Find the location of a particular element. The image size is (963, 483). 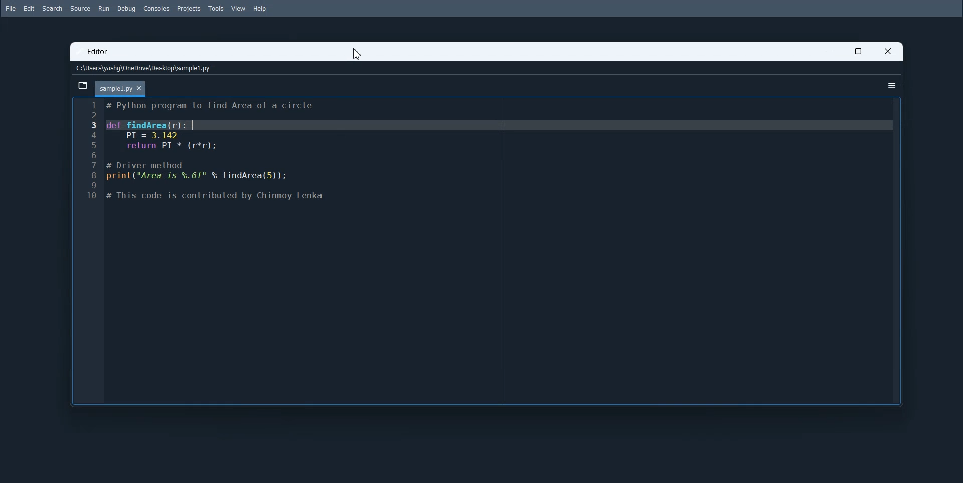

Run is located at coordinates (103, 8).